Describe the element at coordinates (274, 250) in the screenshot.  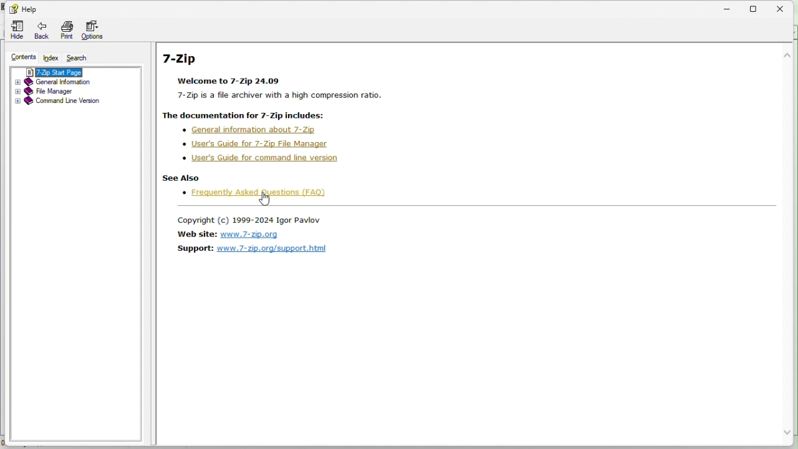
I see `www.7-zip.org/support.html` at that location.